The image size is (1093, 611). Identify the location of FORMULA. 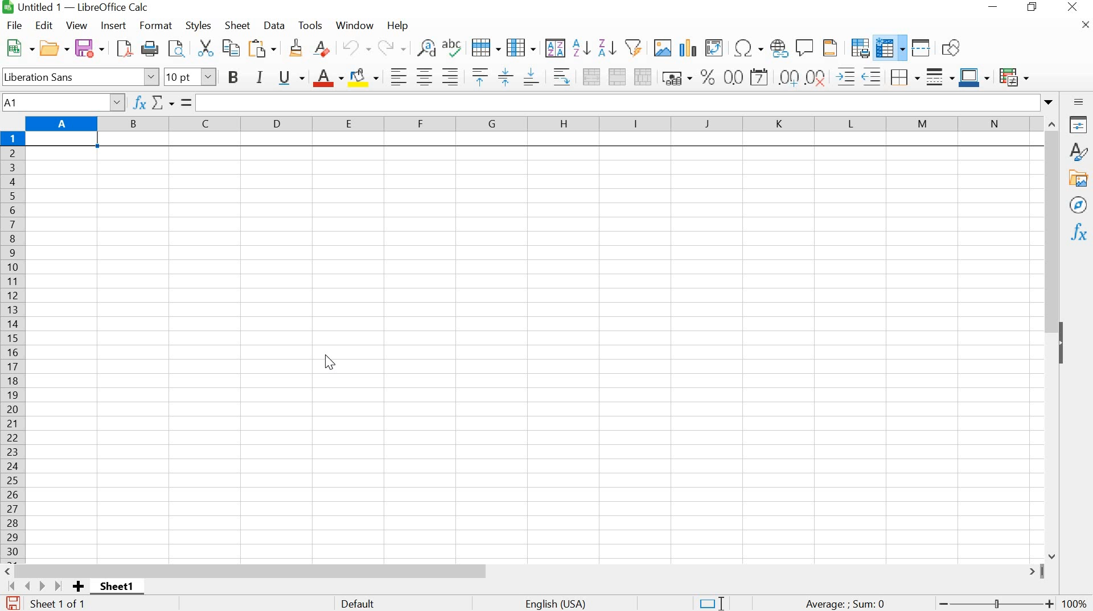
(187, 102).